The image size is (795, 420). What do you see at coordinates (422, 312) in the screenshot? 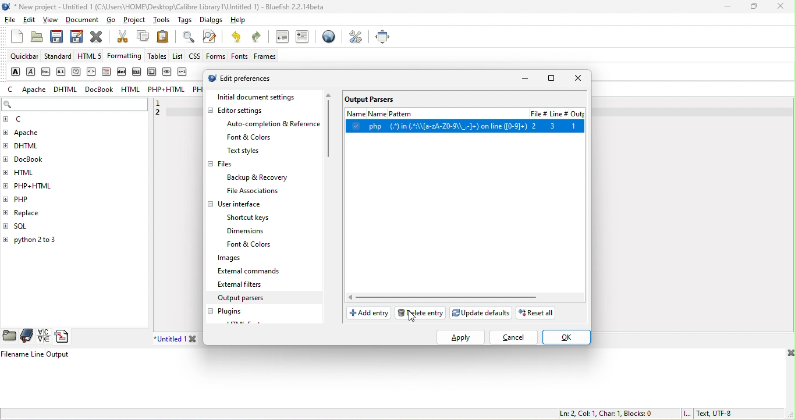
I see `delete pattern` at bounding box center [422, 312].